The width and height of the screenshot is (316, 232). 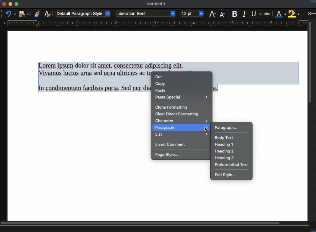 What do you see at coordinates (232, 164) in the screenshot?
I see `preformatted text` at bounding box center [232, 164].